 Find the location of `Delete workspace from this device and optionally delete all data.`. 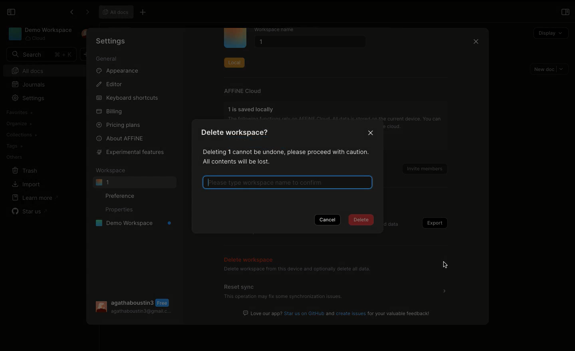

Delete workspace from this device and optionally delete all data. is located at coordinates (297, 270).